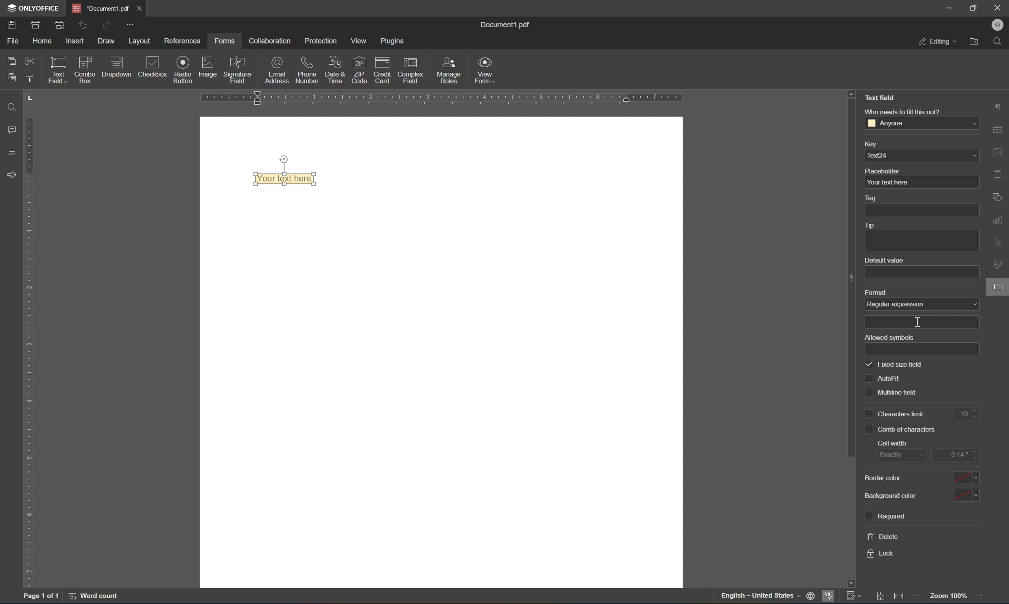 This screenshot has height=604, width=1009. Describe the element at coordinates (29, 77) in the screenshot. I see `copy style` at that location.